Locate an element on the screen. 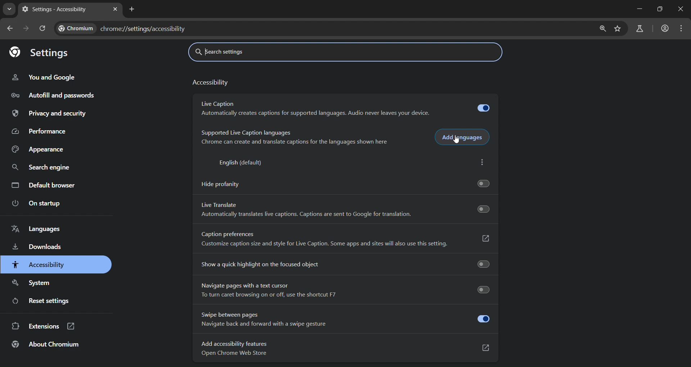  restore down is located at coordinates (659, 9).